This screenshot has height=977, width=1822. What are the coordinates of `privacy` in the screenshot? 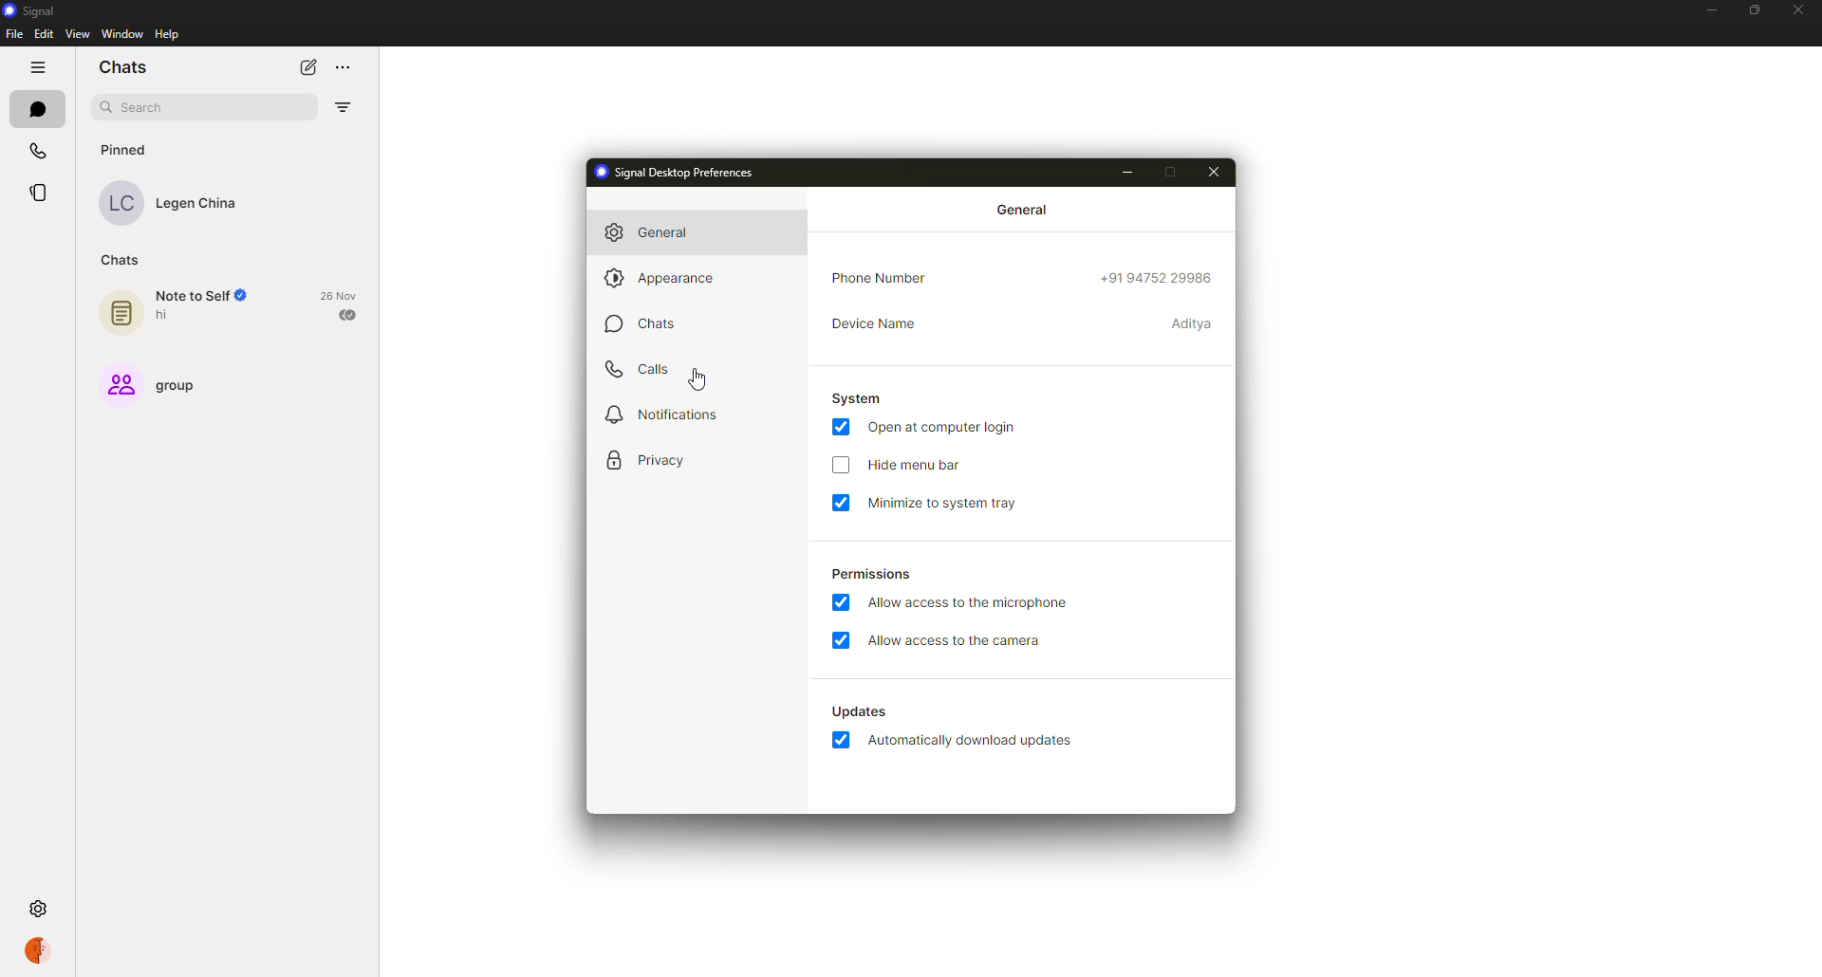 It's located at (645, 461).